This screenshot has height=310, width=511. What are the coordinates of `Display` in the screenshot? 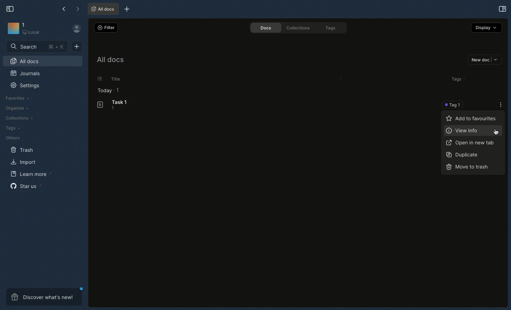 It's located at (488, 28).